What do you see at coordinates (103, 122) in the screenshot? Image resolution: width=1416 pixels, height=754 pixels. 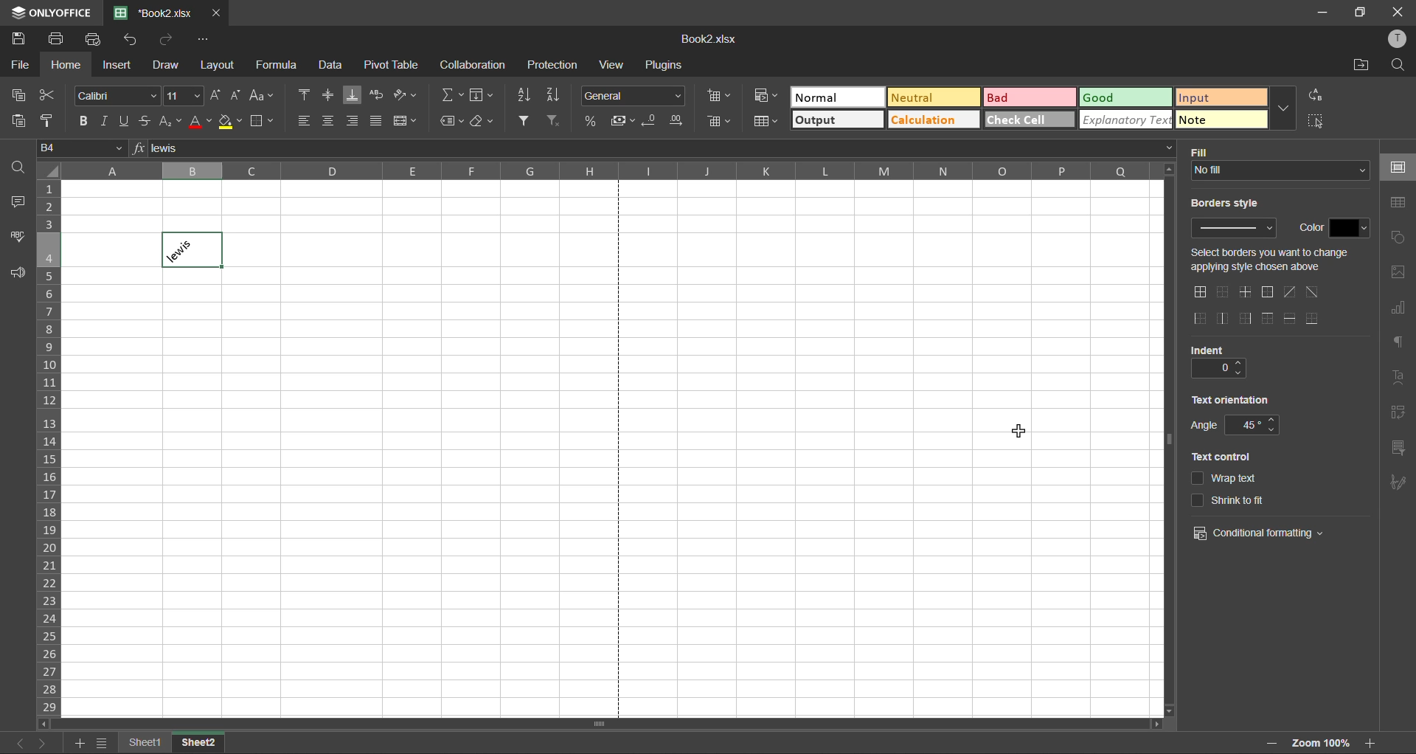 I see `italic` at bounding box center [103, 122].